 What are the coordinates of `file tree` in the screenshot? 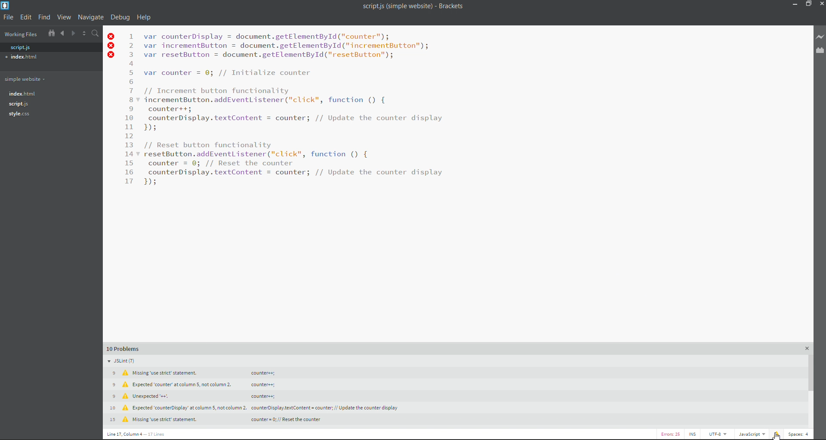 It's located at (51, 34).